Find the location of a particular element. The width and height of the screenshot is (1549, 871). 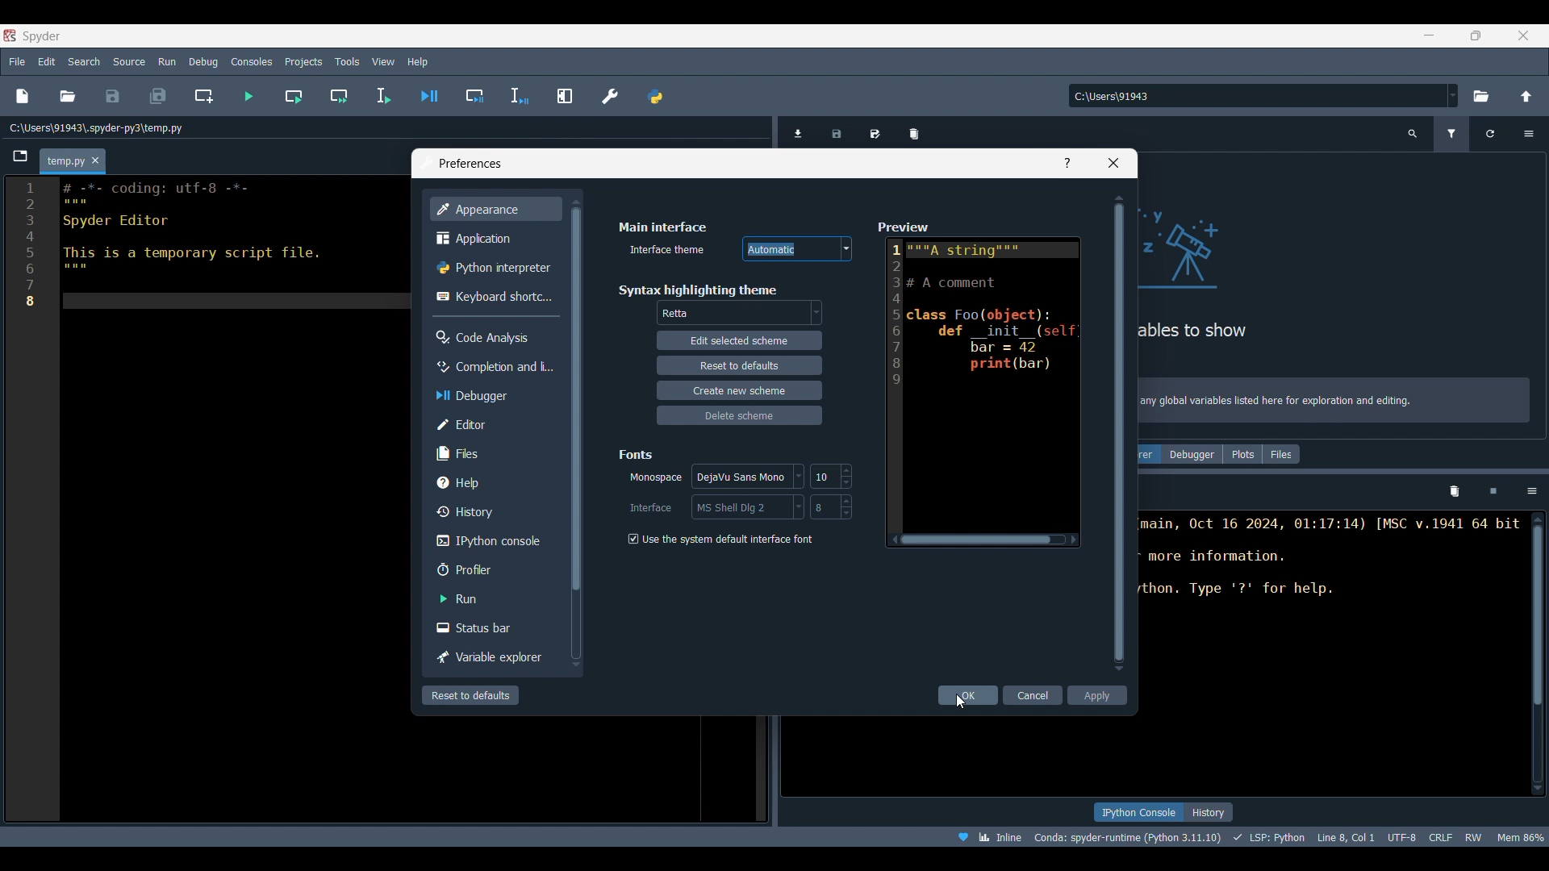

editor pane is located at coordinates (213, 247).